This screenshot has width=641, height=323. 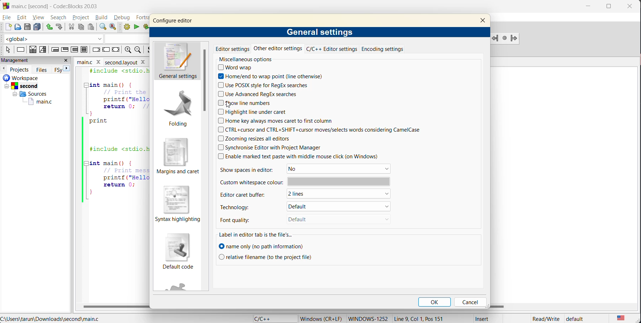 What do you see at coordinates (238, 67) in the screenshot?
I see `word wrap` at bounding box center [238, 67].